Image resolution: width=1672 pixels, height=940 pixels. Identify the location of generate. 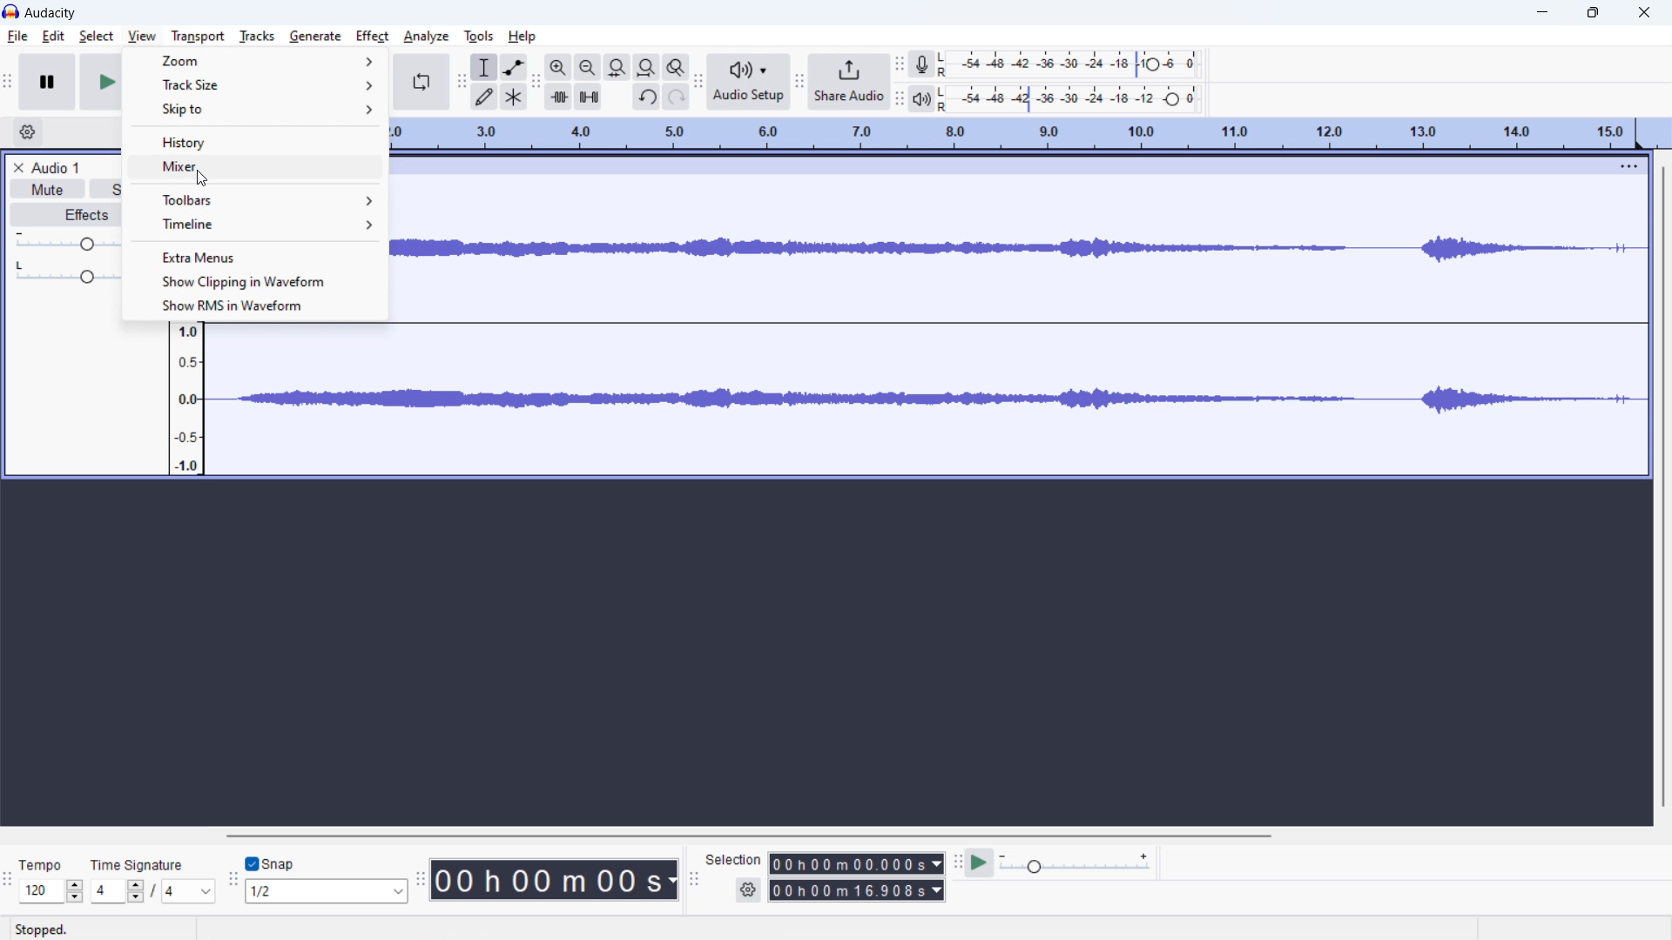
(315, 36).